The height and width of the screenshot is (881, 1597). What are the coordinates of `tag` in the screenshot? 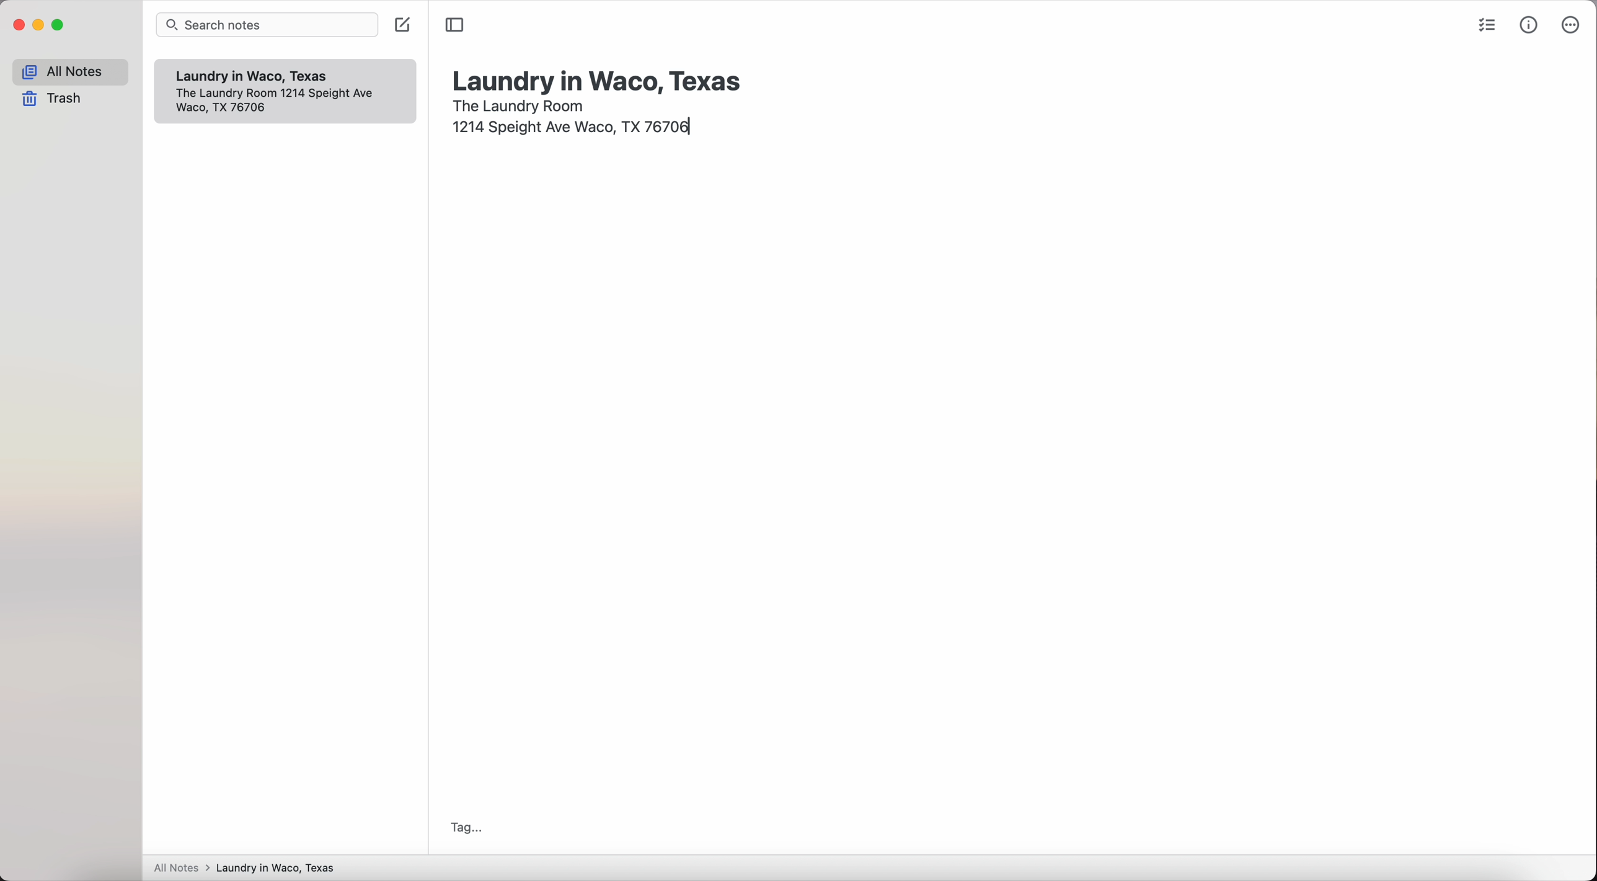 It's located at (462, 828).